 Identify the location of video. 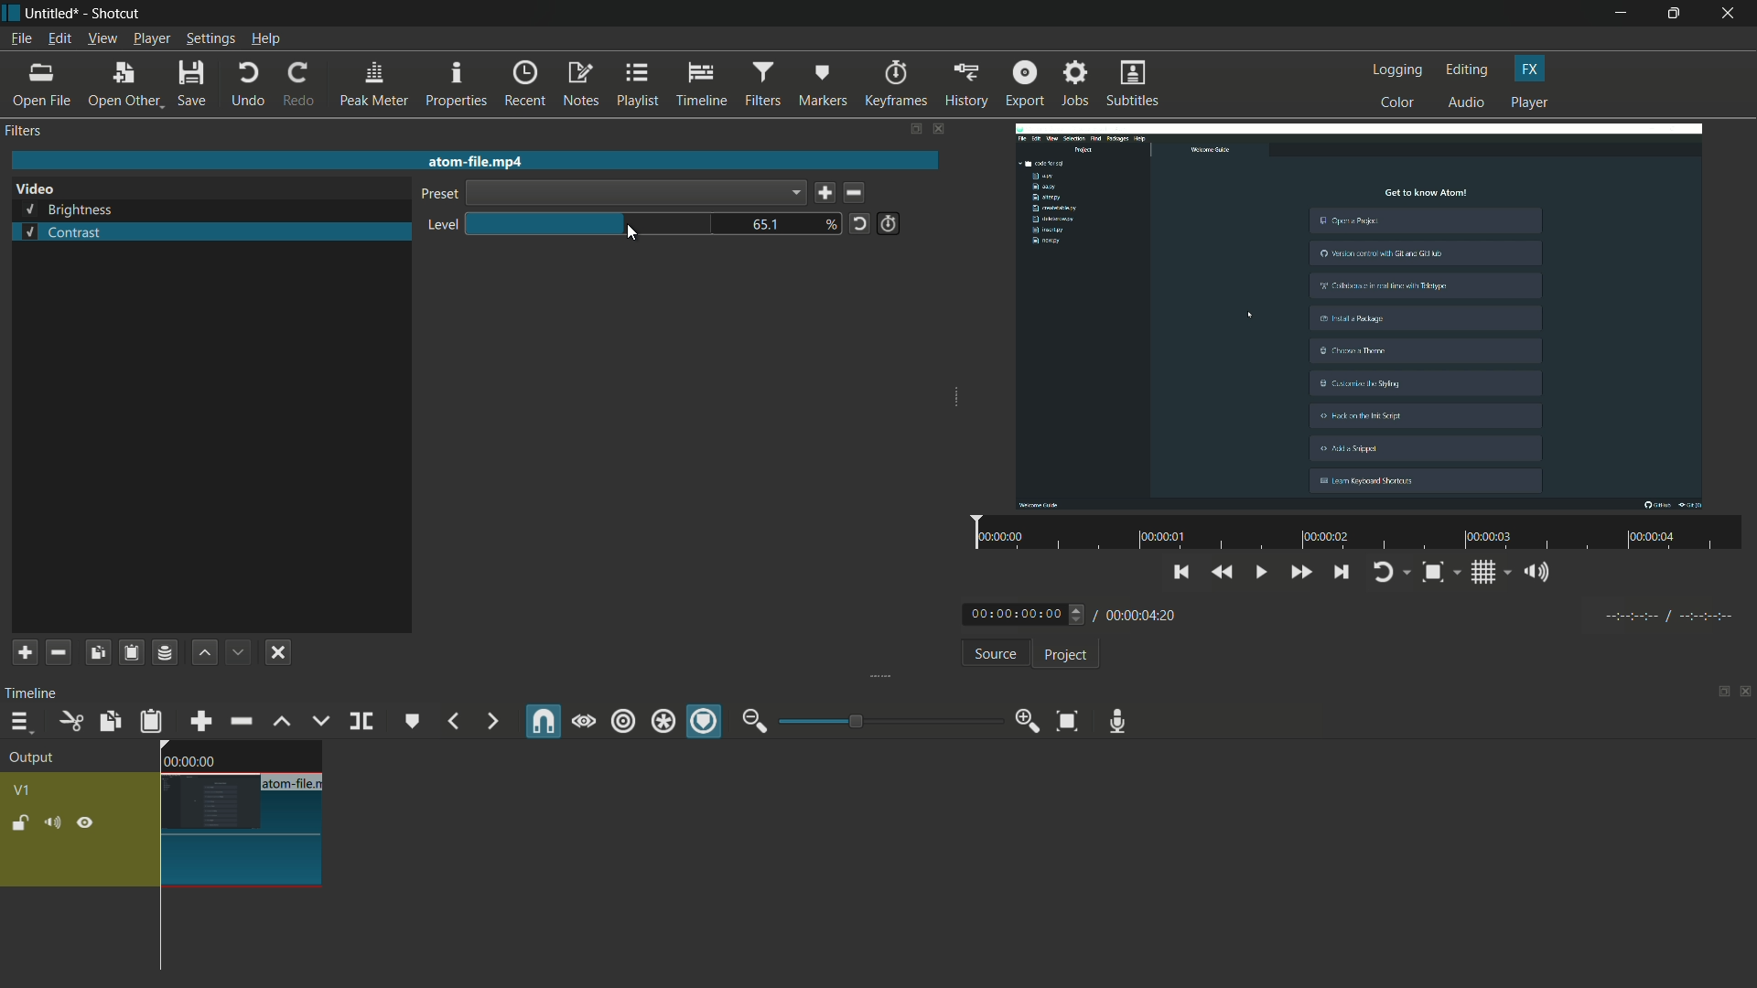
(35, 189).